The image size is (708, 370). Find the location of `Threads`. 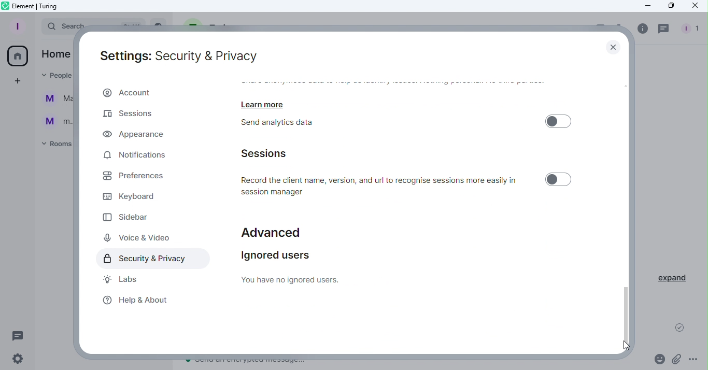

Threads is located at coordinates (663, 28).